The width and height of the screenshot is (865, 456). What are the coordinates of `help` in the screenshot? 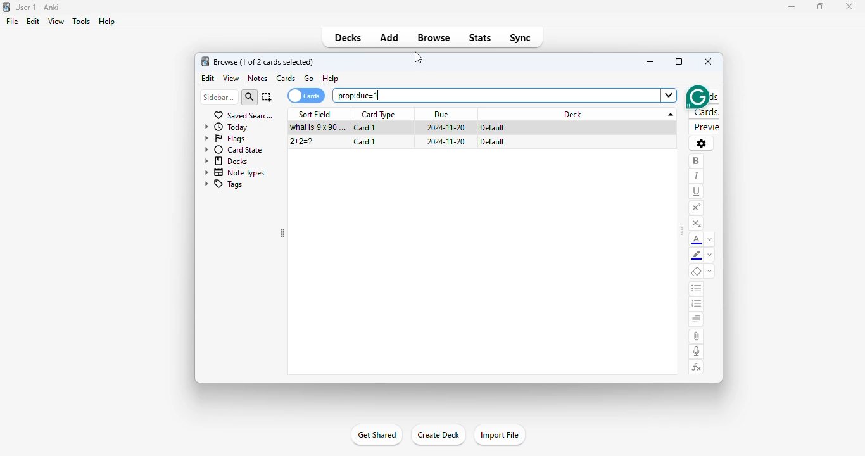 It's located at (106, 22).